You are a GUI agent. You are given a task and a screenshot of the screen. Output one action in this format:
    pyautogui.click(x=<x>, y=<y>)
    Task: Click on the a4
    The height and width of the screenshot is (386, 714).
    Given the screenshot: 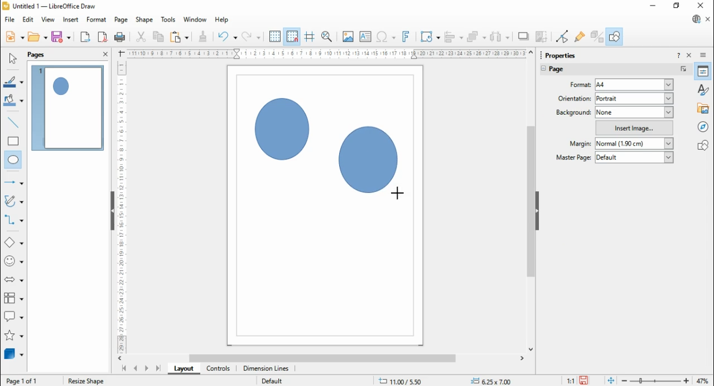 What is the action you would take?
    pyautogui.click(x=634, y=85)
    